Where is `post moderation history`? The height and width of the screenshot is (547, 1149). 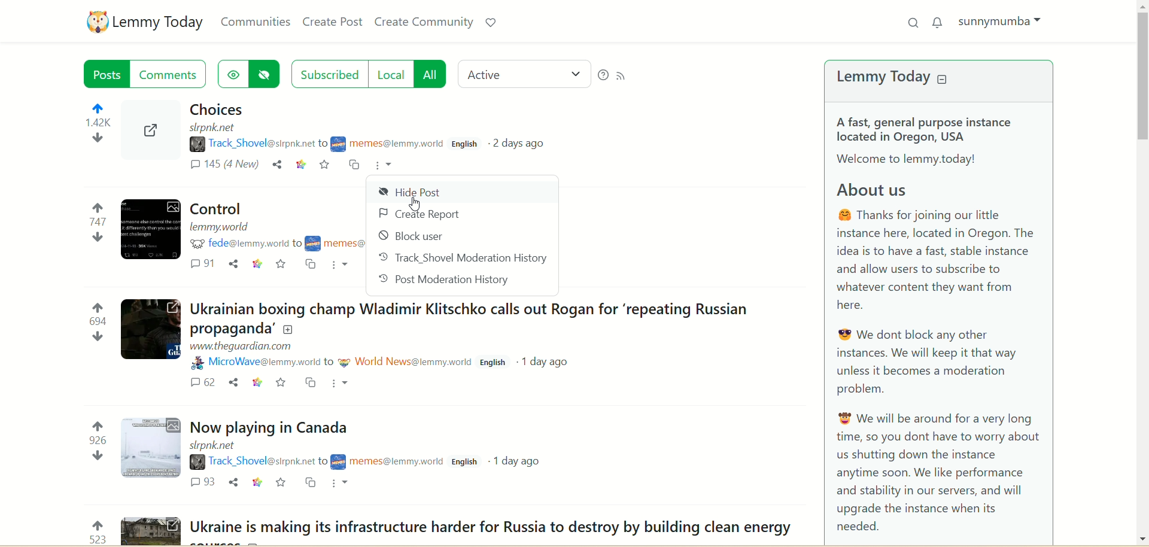 post moderation history is located at coordinates (447, 281).